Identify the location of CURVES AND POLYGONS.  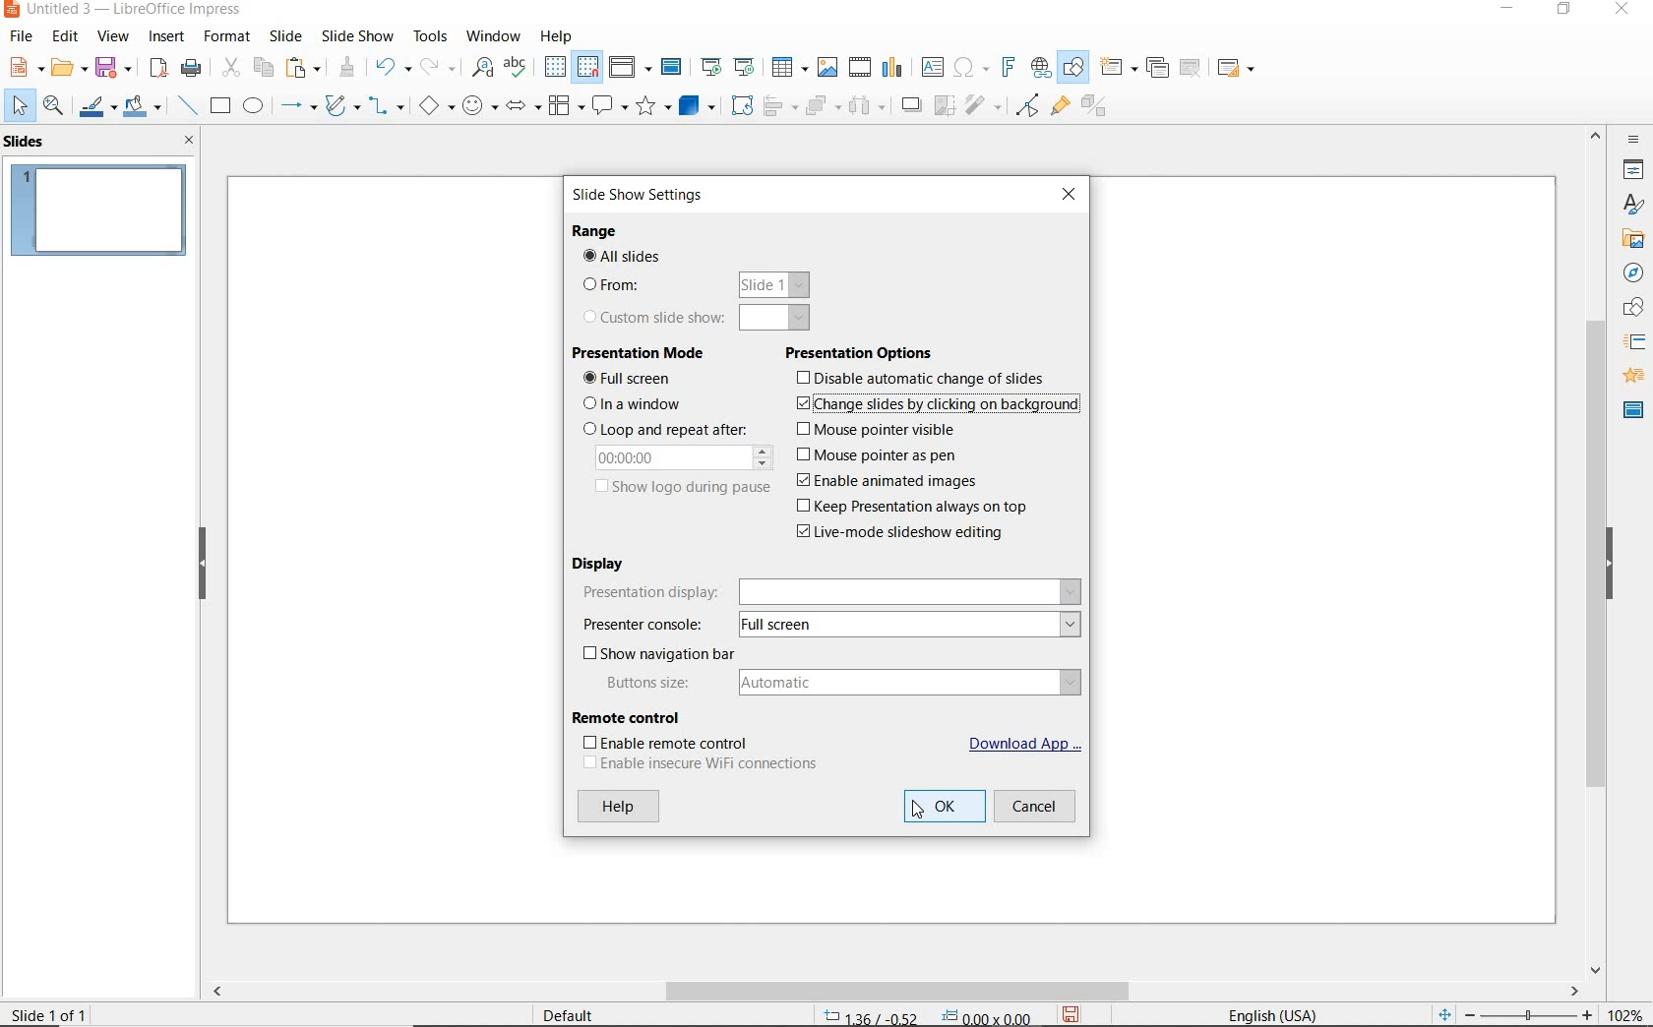
(343, 107).